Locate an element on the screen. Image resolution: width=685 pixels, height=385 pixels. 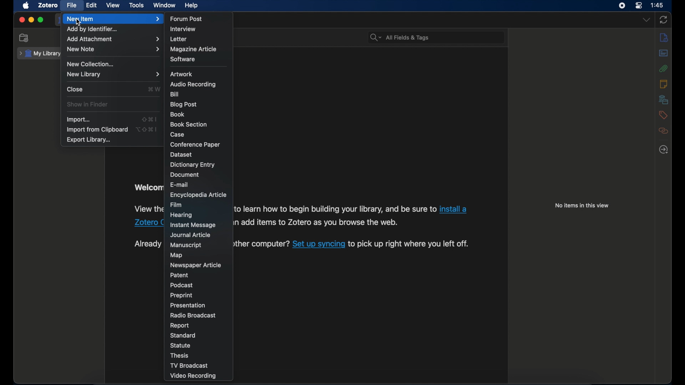
report is located at coordinates (181, 326).